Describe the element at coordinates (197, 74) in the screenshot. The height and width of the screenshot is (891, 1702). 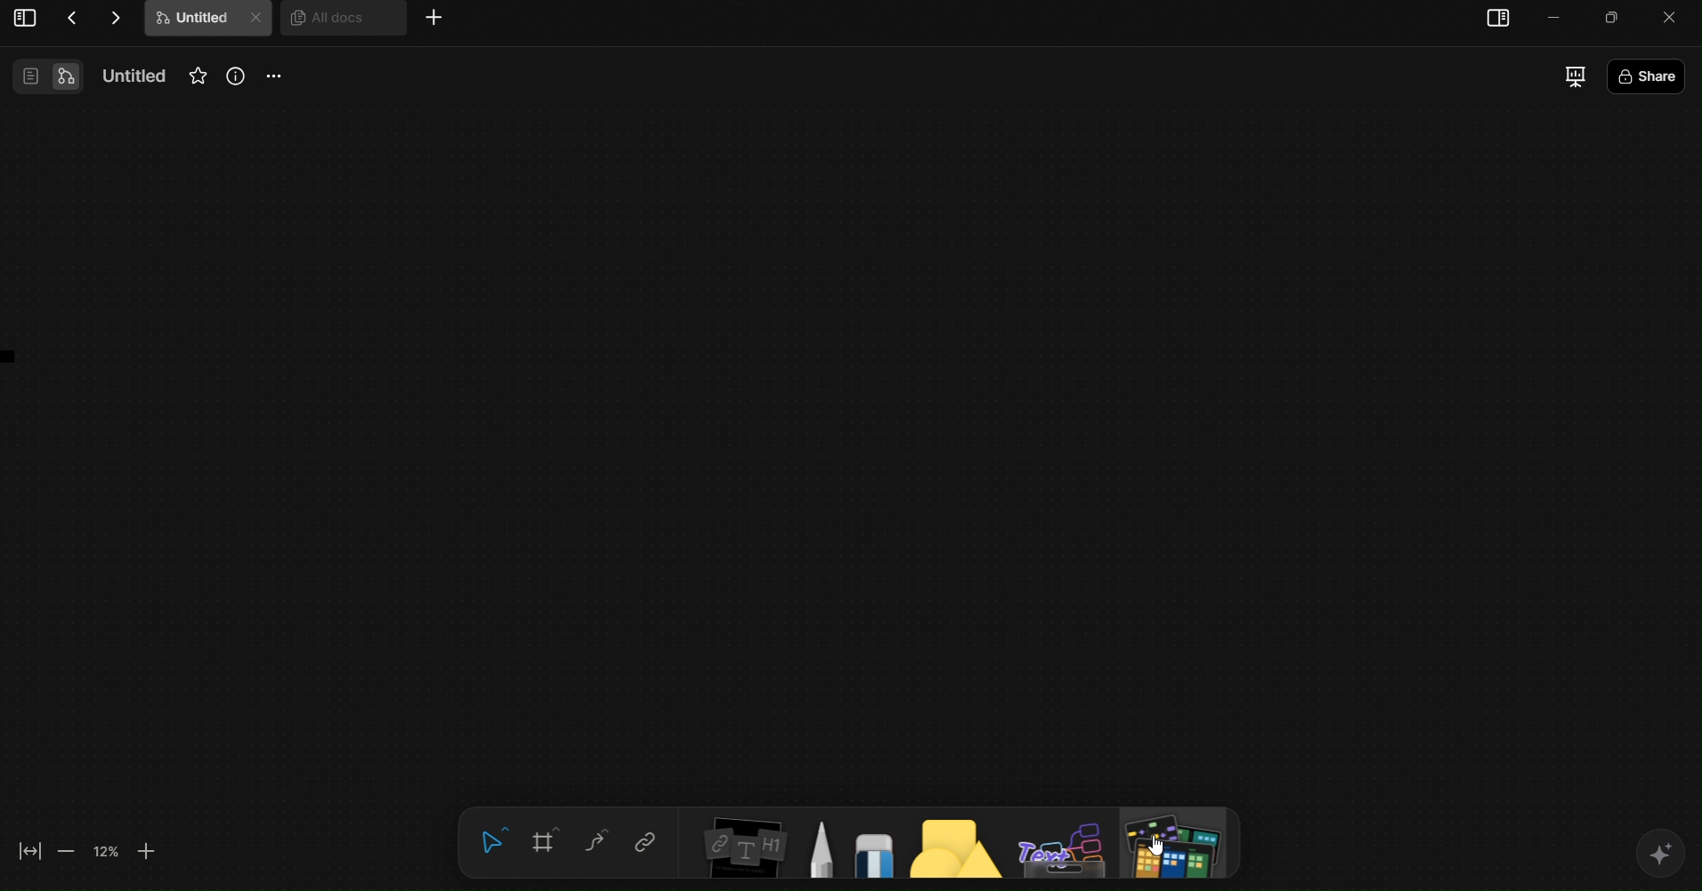
I see `Favourites` at that location.